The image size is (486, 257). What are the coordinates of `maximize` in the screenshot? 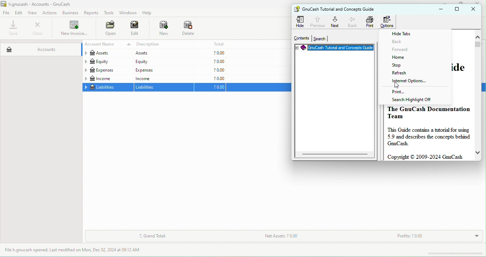 It's located at (460, 2).